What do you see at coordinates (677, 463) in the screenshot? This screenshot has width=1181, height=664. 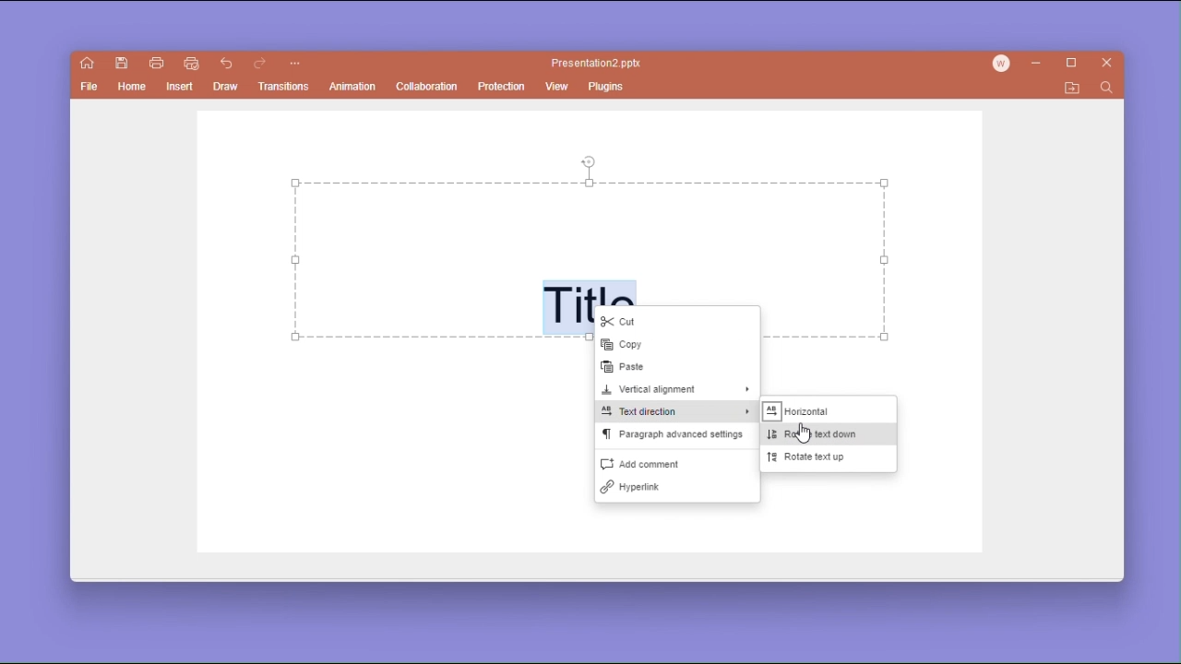 I see `add comment` at bounding box center [677, 463].